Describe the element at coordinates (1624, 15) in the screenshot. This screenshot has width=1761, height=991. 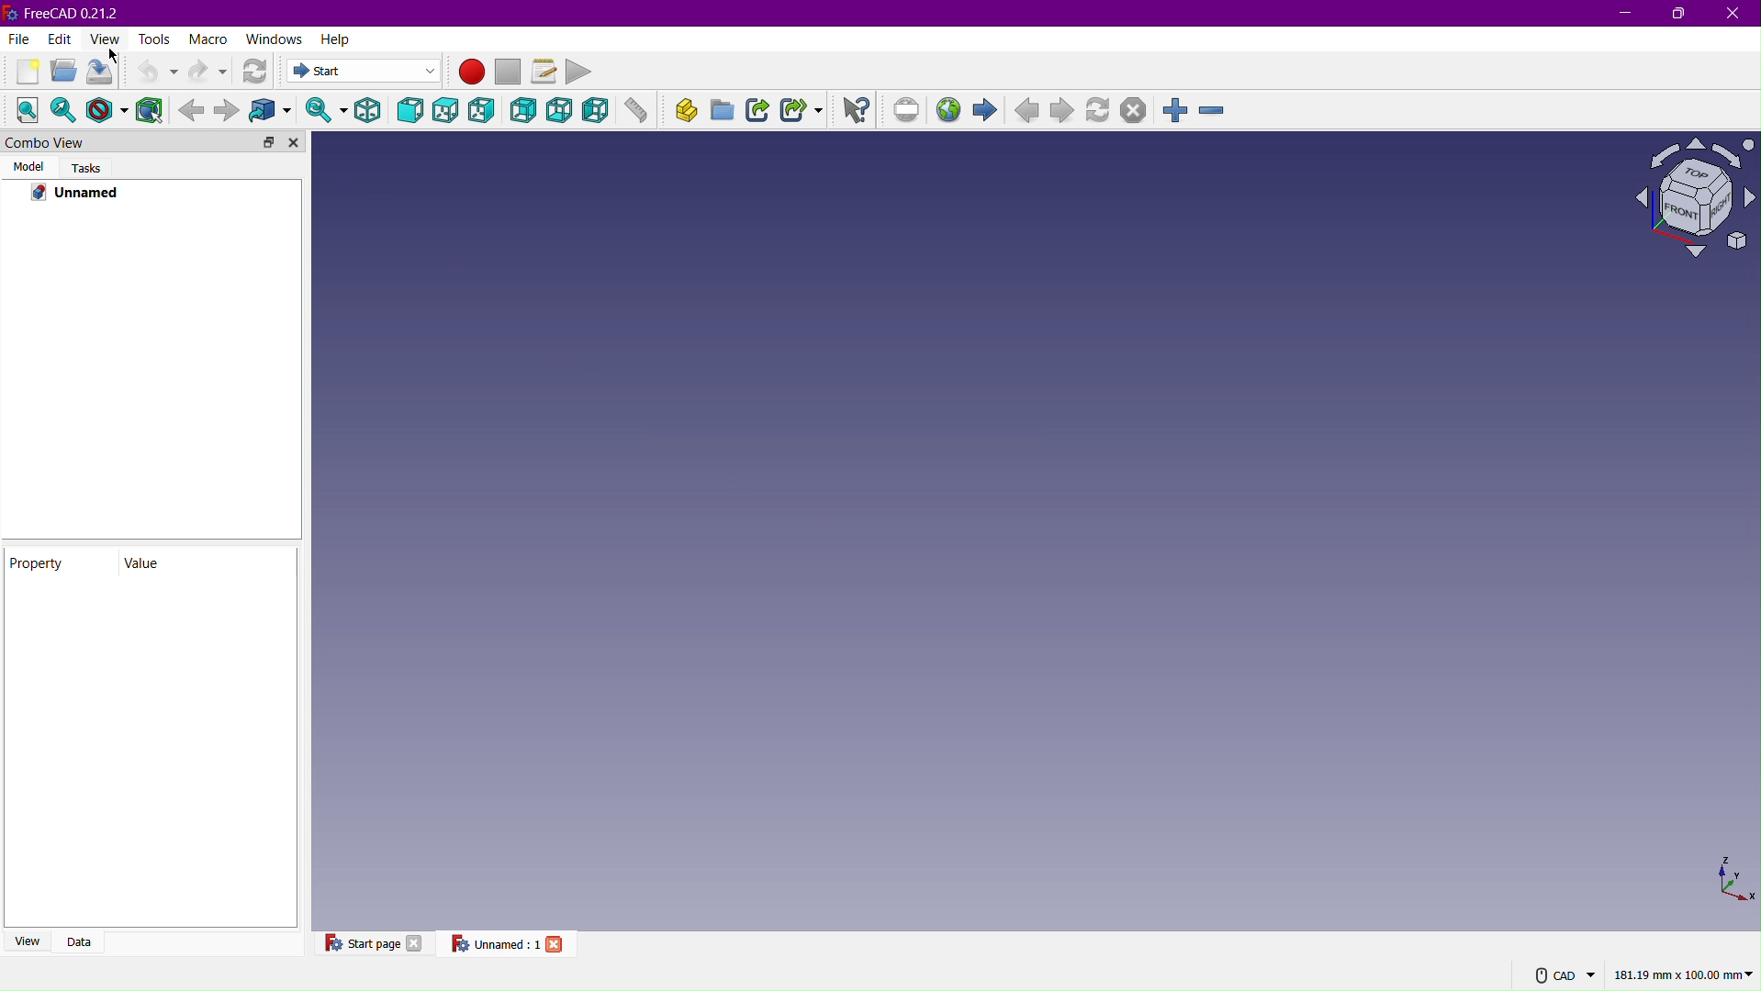
I see `Minimize` at that location.